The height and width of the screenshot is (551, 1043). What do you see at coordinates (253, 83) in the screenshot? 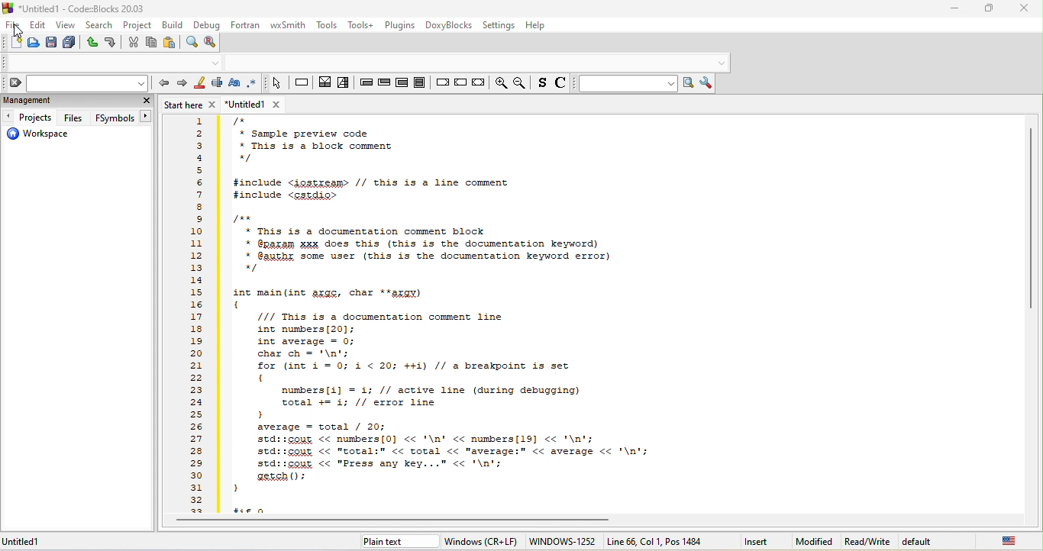
I see `use regex` at bounding box center [253, 83].